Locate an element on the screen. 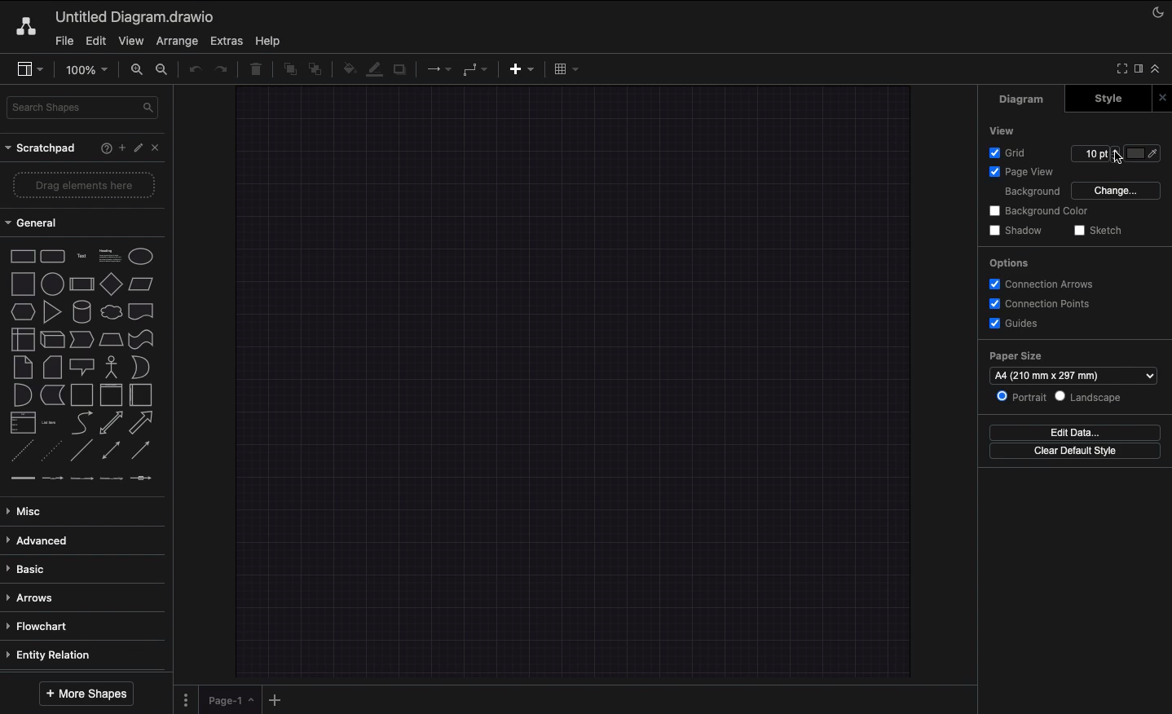  Connection points is located at coordinates (1043, 303).